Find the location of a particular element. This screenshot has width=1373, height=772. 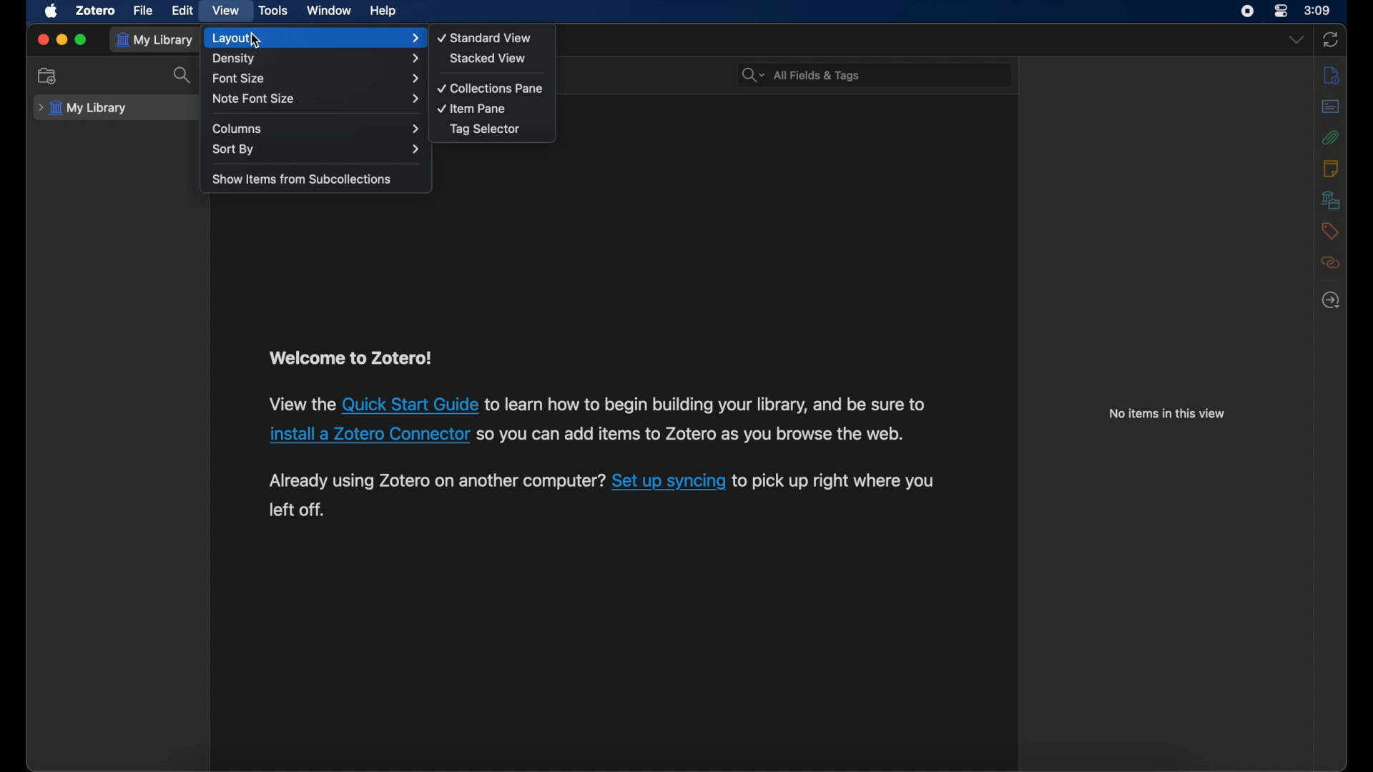

file is located at coordinates (142, 11).